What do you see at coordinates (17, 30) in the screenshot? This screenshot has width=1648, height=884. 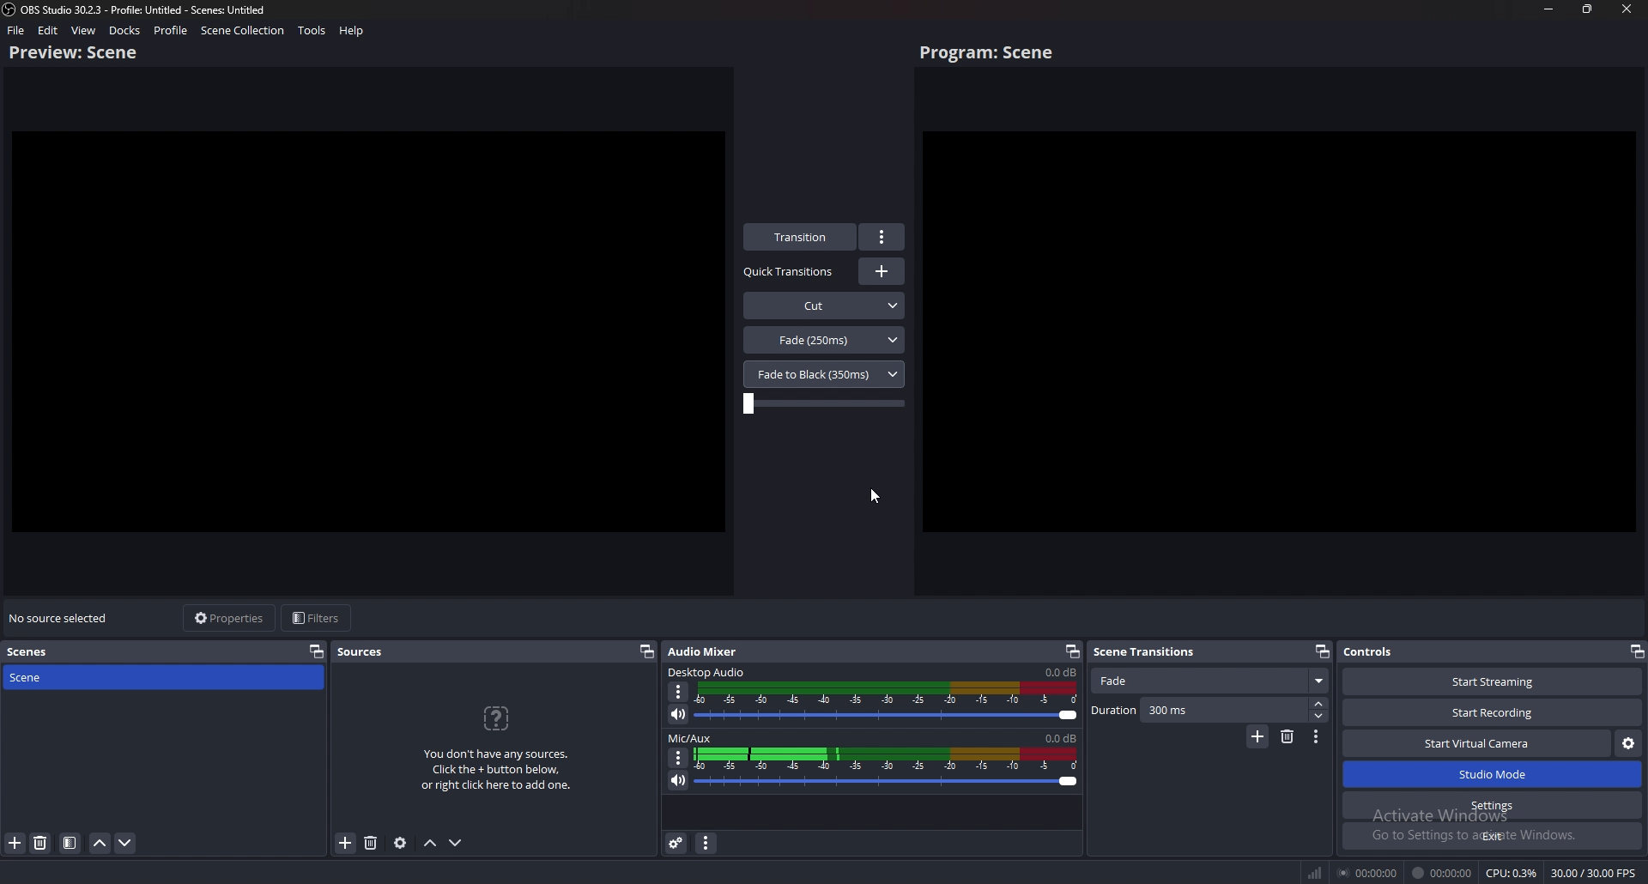 I see `file` at bounding box center [17, 30].